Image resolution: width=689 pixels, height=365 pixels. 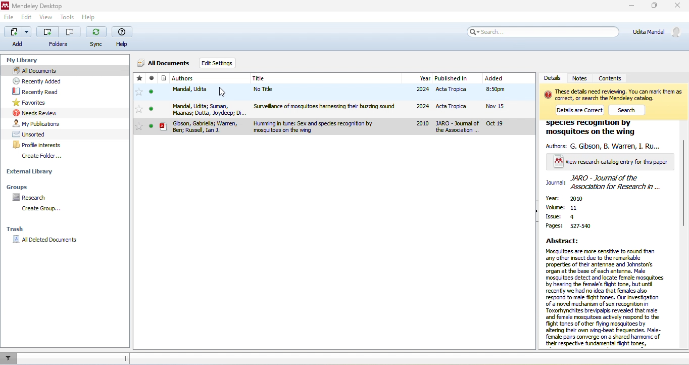 What do you see at coordinates (46, 31) in the screenshot?
I see `add` at bounding box center [46, 31].